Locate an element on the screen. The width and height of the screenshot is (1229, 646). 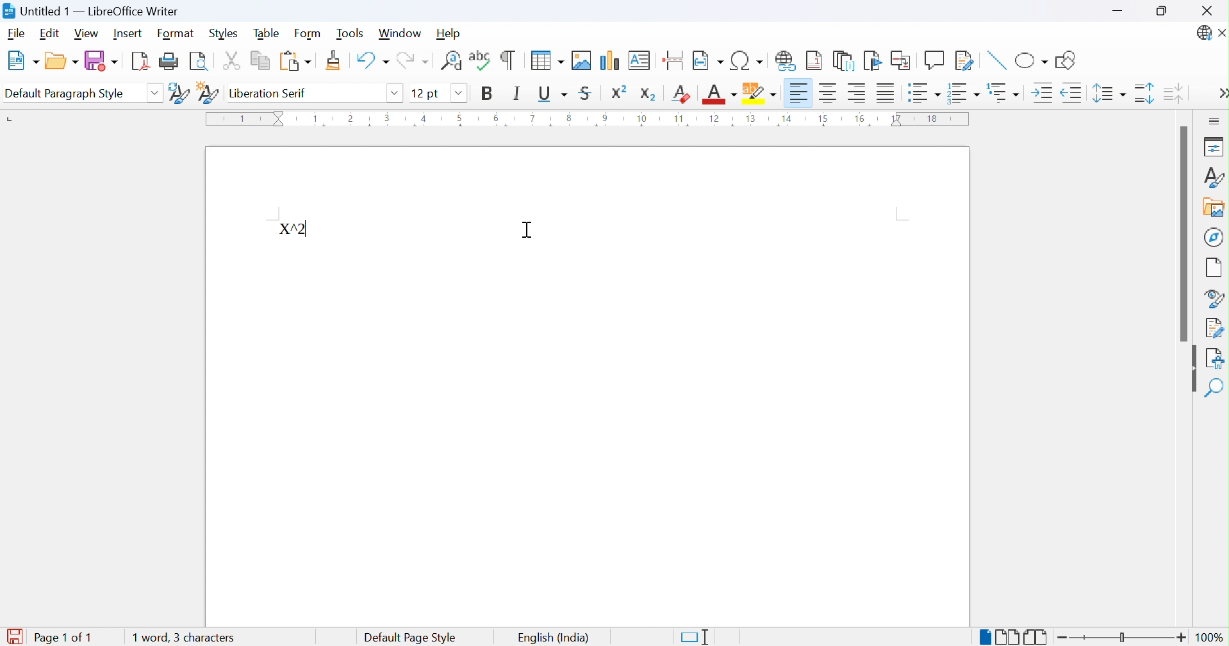
Toggle formatting marks is located at coordinates (509, 58).